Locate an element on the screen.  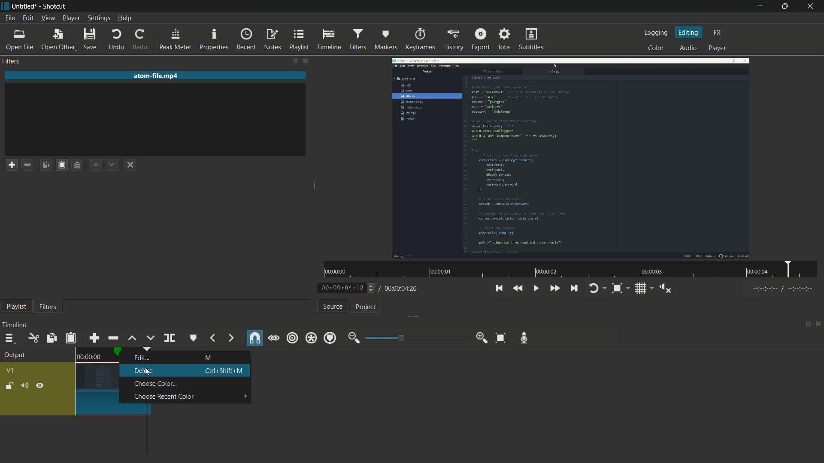
current time is located at coordinates (342, 288).